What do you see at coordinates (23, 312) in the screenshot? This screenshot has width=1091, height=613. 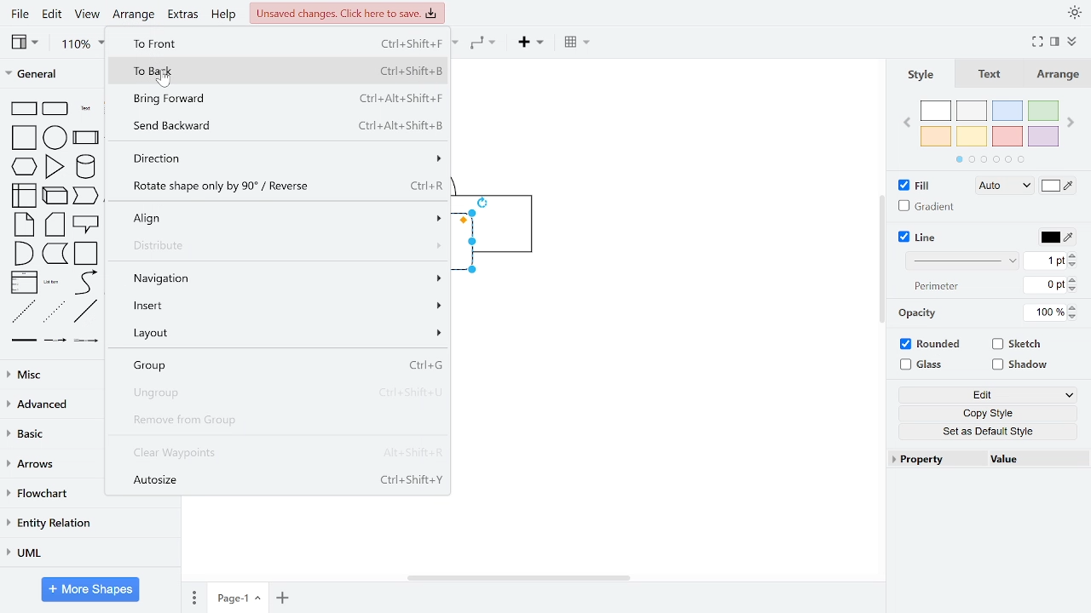 I see `dashed line` at bounding box center [23, 312].